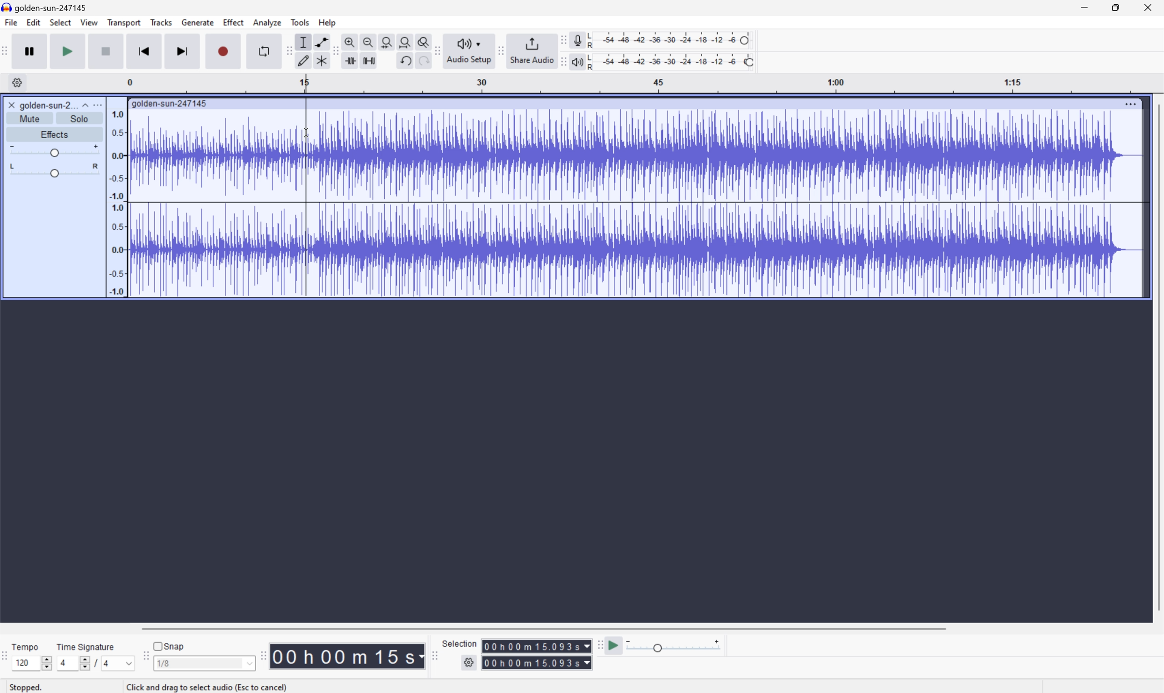  Describe the element at coordinates (29, 51) in the screenshot. I see `Pause` at that location.